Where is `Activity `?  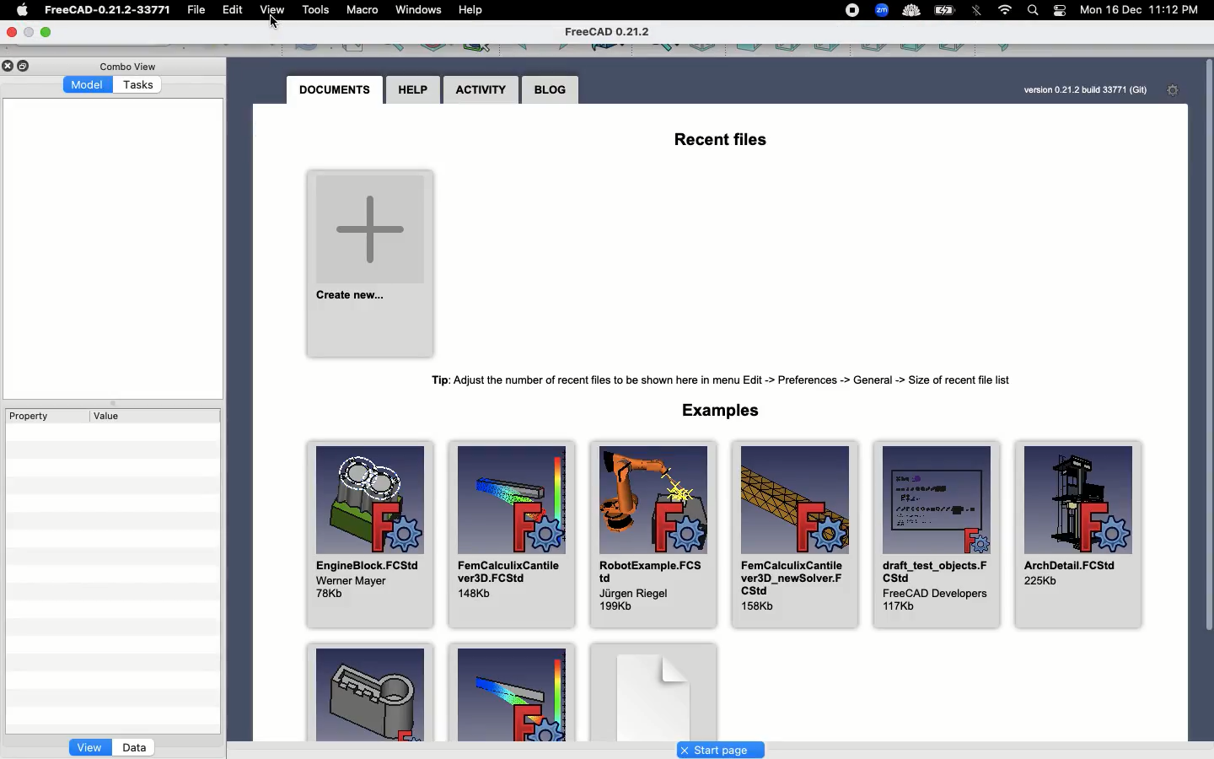
Activity  is located at coordinates (481, 90).